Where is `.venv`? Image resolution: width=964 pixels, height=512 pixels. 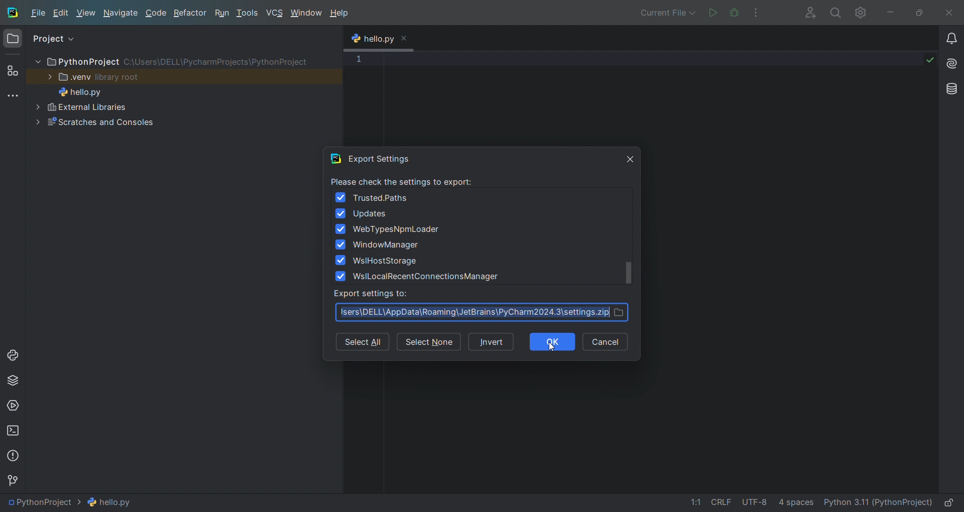 .venv is located at coordinates (95, 76).